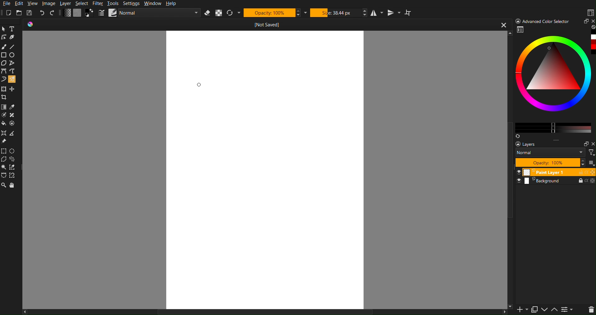 This screenshot has height=315, width=596. Describe the element at coordinates (4, 115) in the screenshot. I see `Colorise Mask` at that location.